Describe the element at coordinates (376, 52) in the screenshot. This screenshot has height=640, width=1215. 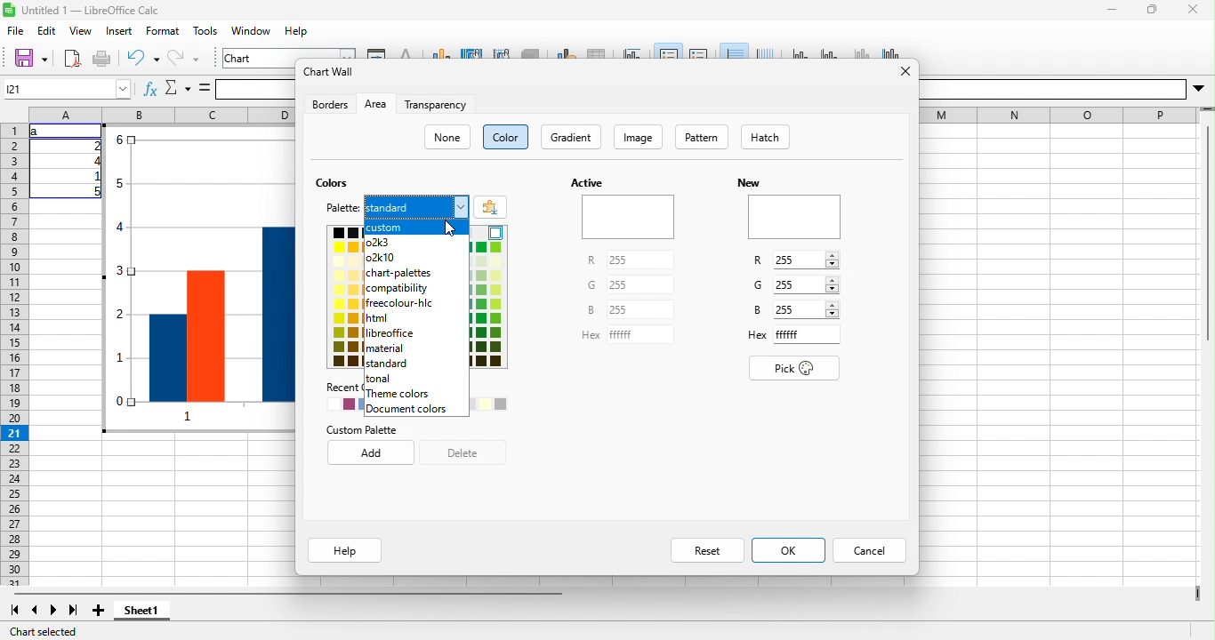
I see `format selection` at that location.